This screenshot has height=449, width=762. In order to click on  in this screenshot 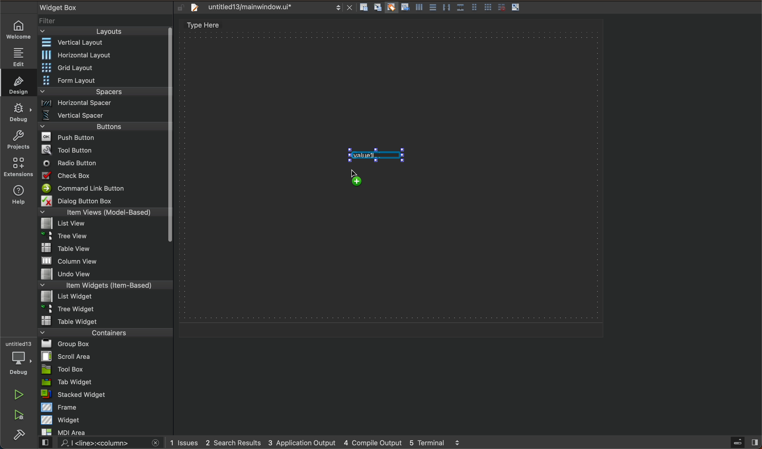, I will do `click(446, 8)`.